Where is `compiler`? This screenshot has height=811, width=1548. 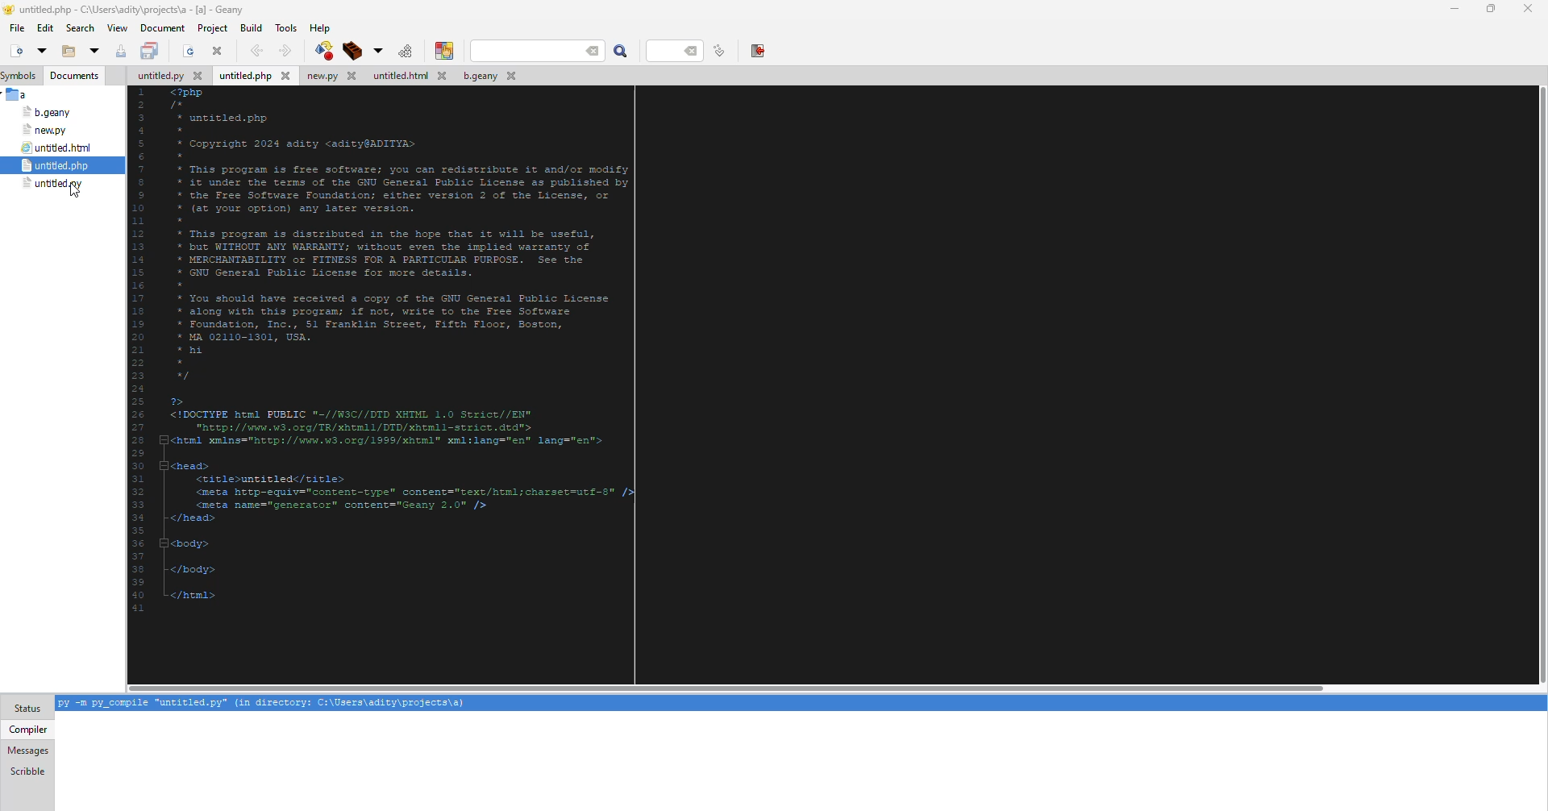 compiler is located at coordinates (28, 729).